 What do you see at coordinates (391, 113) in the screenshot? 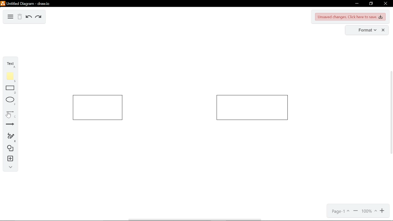
I see `vertical scrollbar` at bounding box center [391, 113].